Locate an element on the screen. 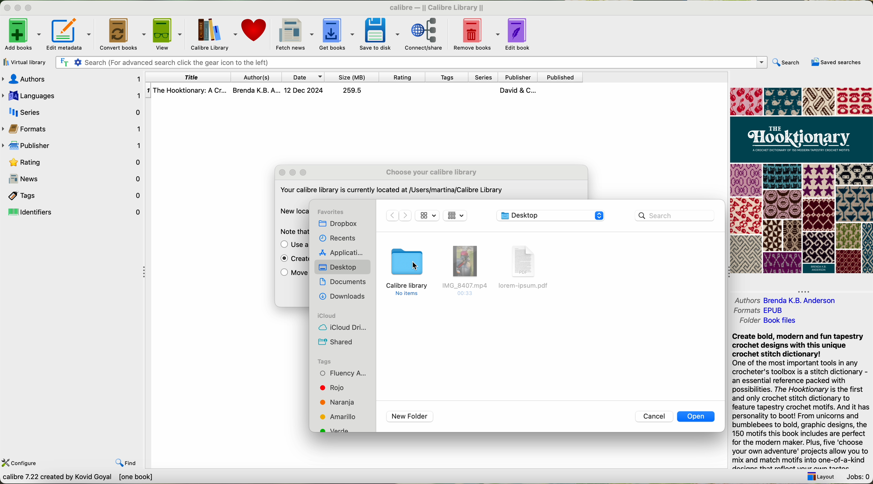  dropbox is located at coordinates (337, 225).